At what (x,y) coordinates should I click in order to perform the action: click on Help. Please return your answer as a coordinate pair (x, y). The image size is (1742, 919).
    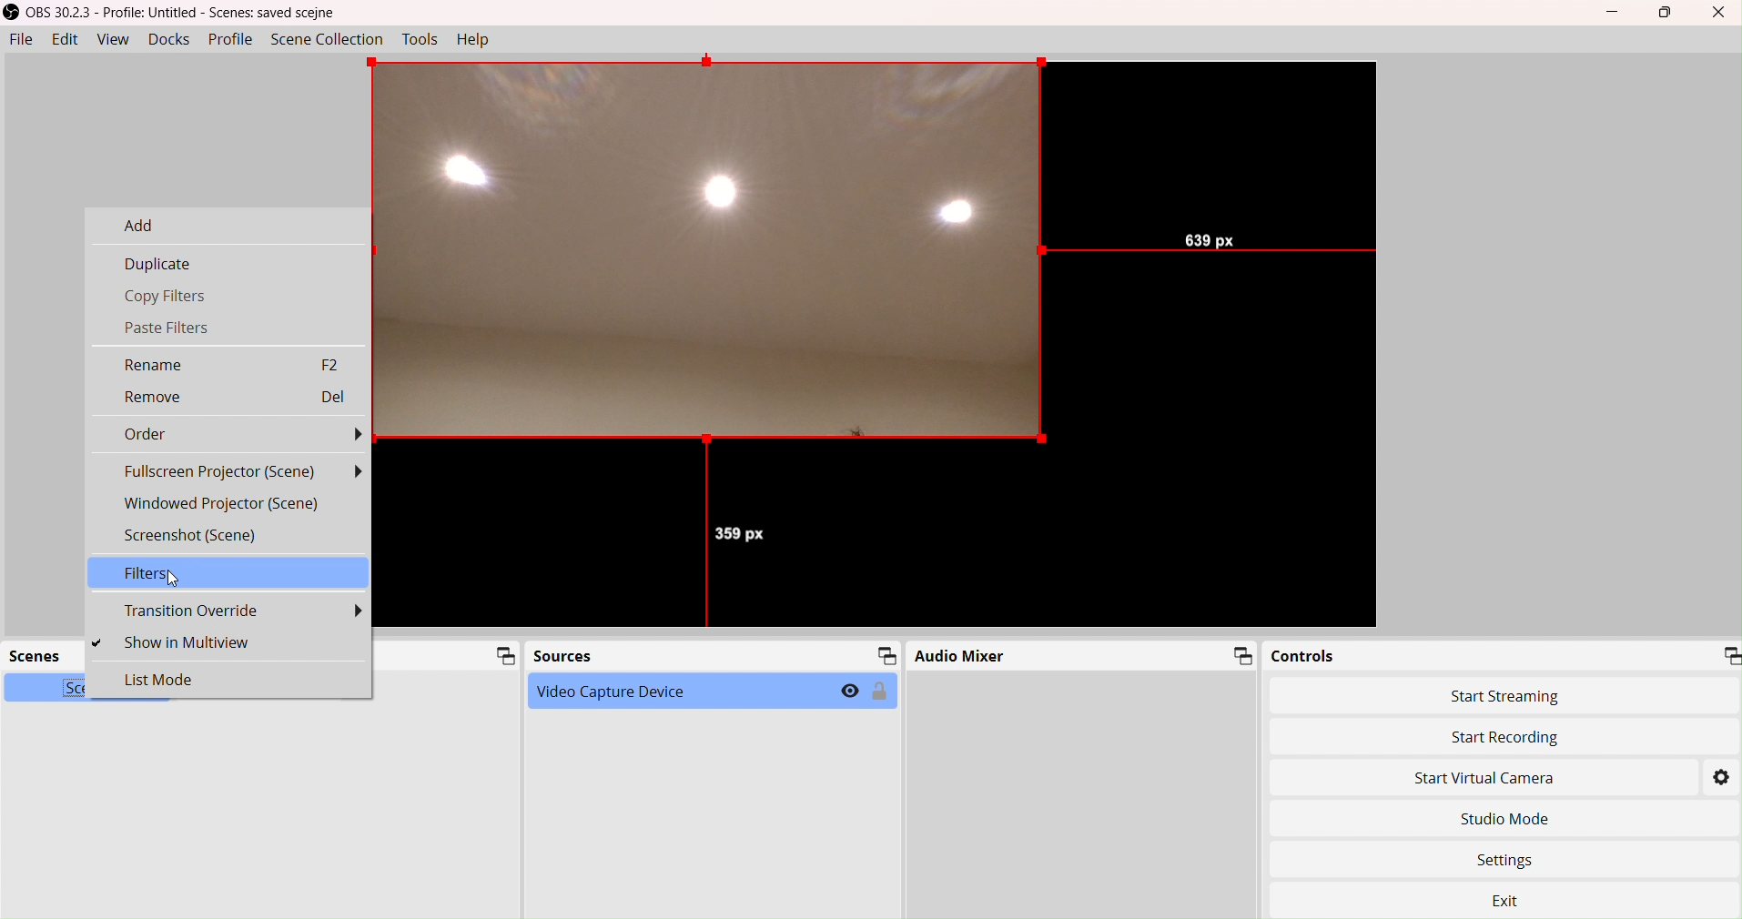
    Looking at the image, I should click on (472, 39).